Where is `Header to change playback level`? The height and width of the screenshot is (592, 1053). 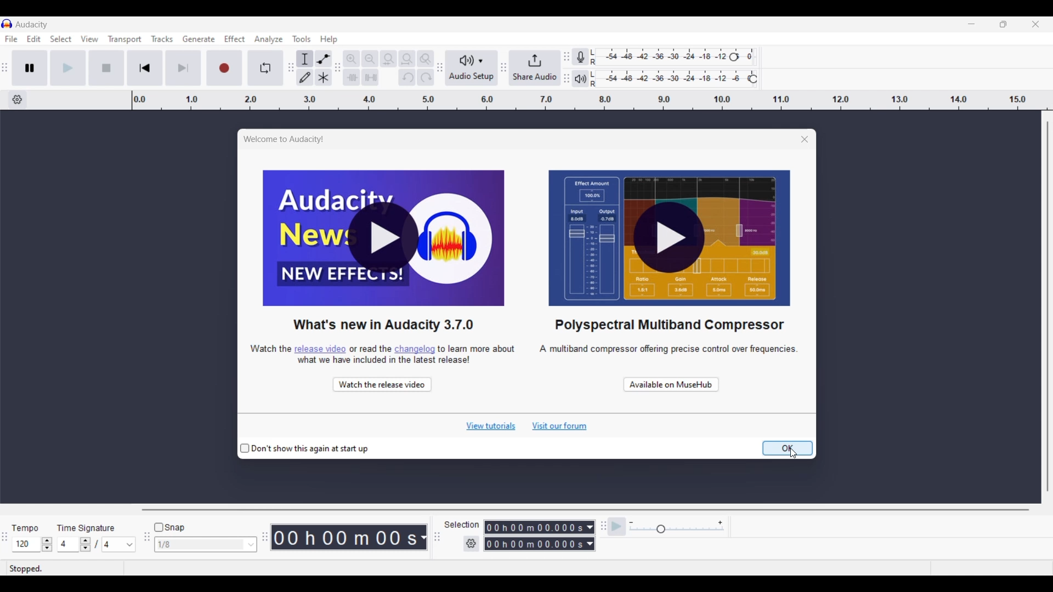
Header to change playback level is located at coordinates (753, 79).